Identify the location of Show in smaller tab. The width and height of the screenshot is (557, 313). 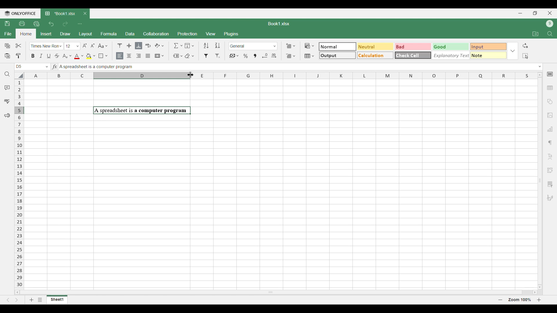
(535, 13).